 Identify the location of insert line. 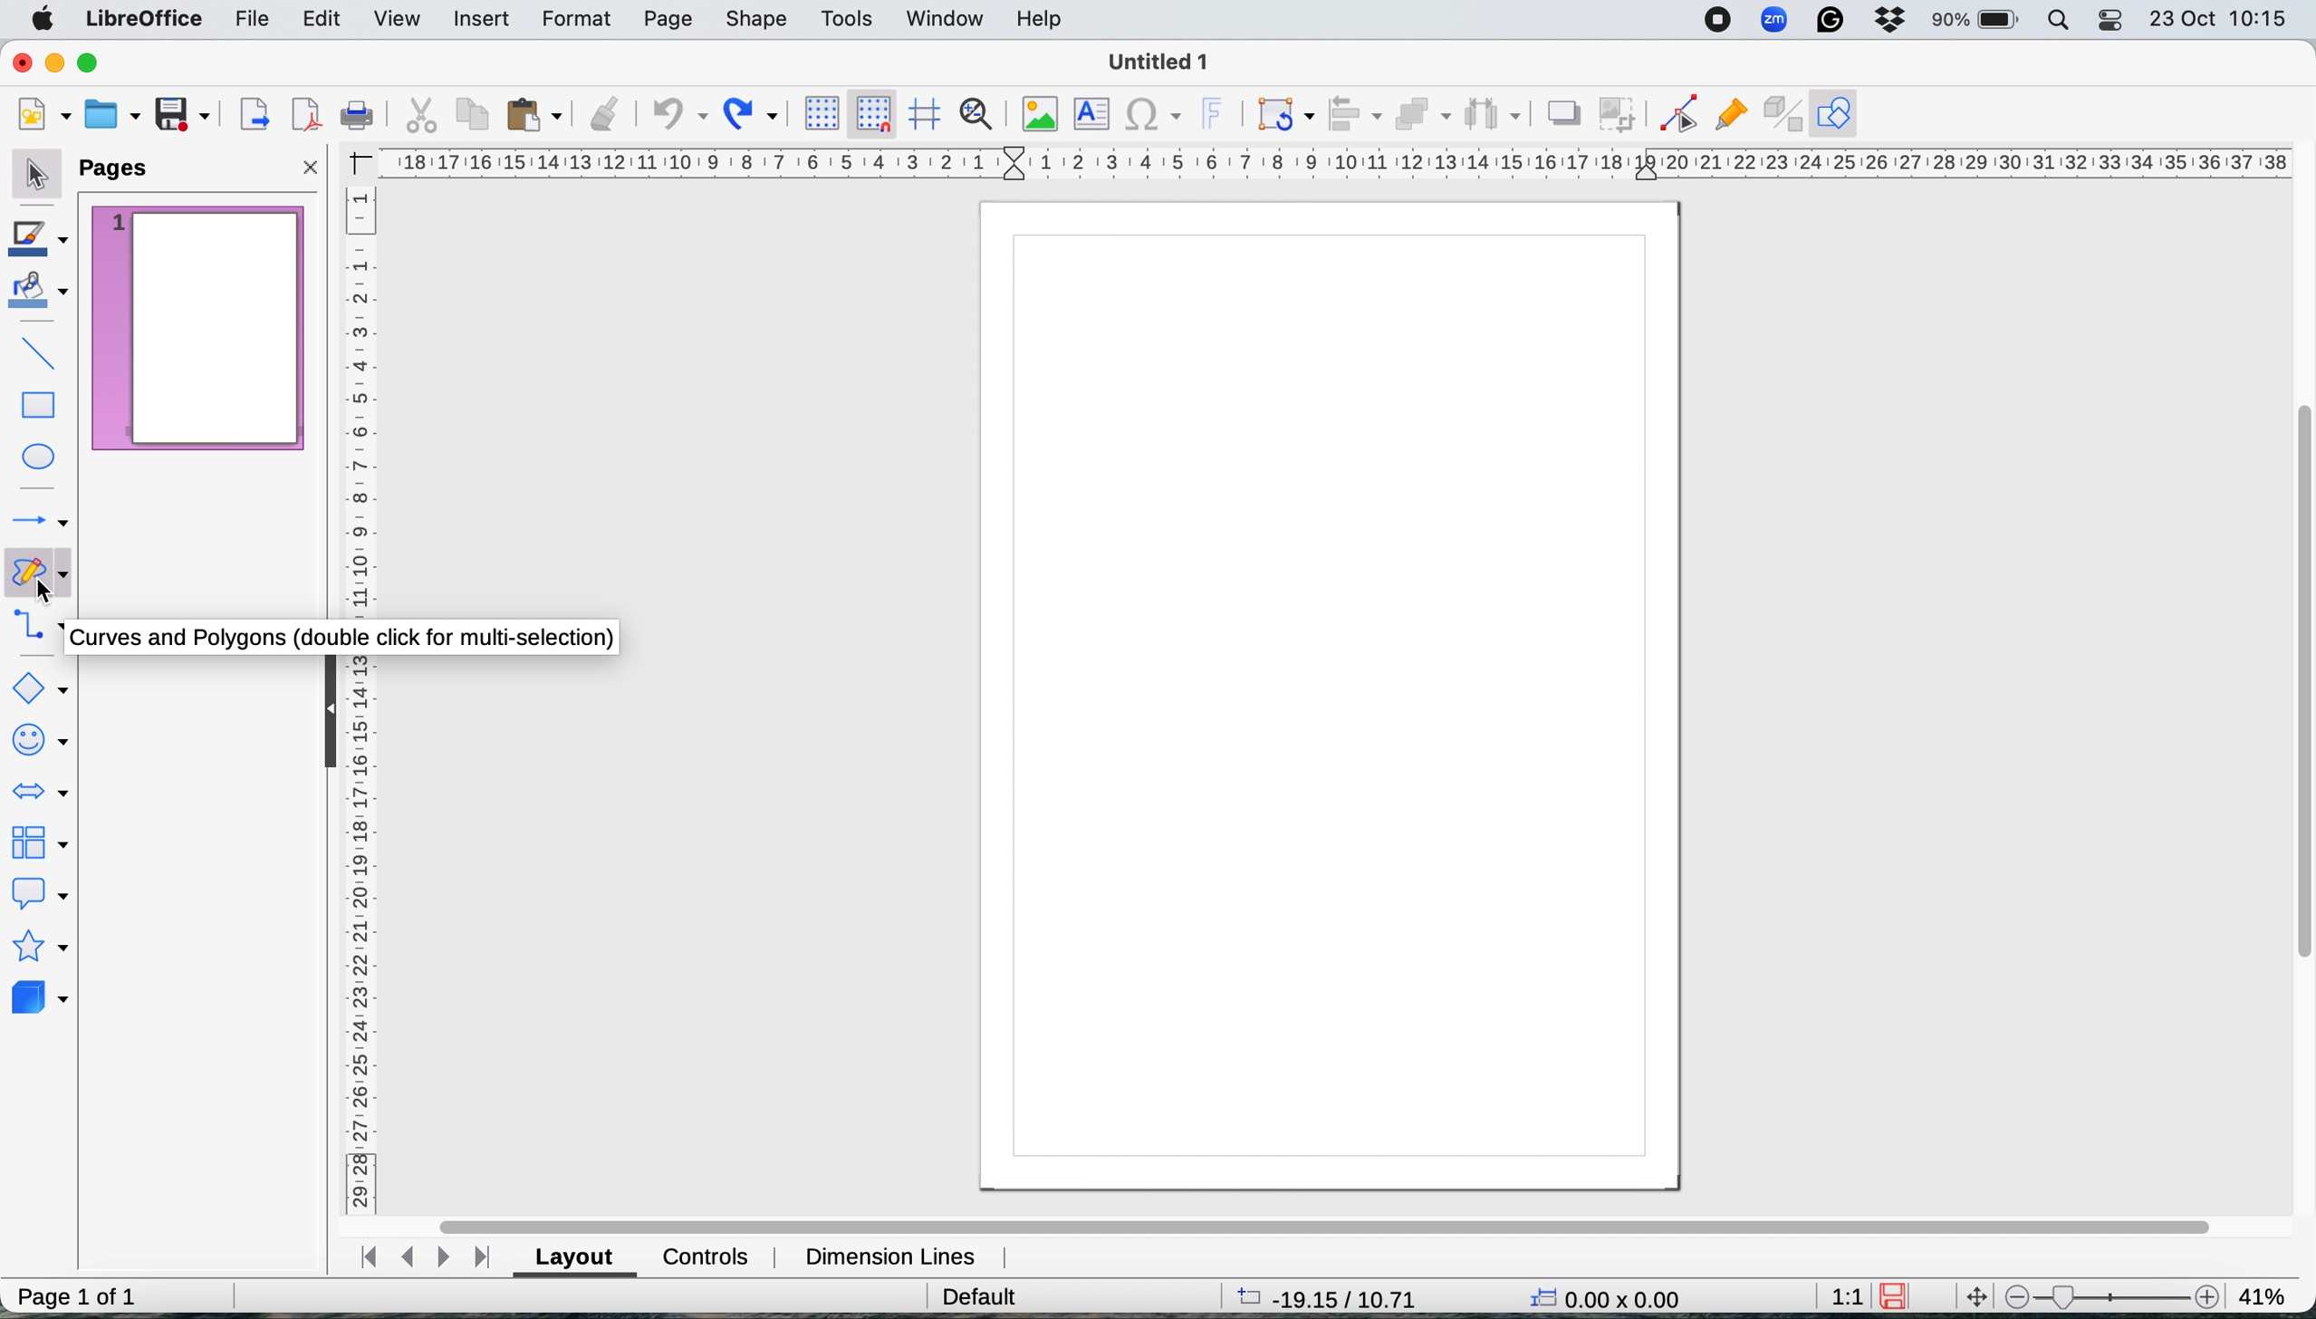
(40, 352).